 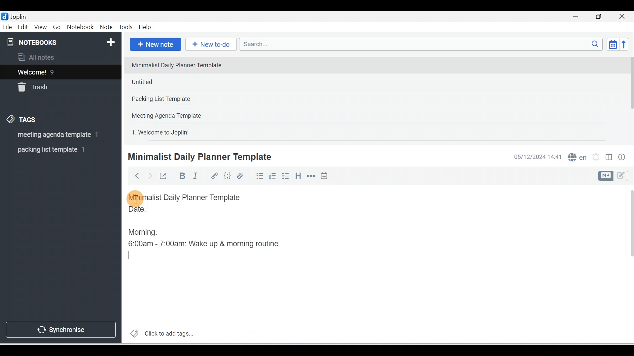 What do you see at coordinates (537, 157) in the screenshot?
I see `Date & time` at bounding box center [537, 157].